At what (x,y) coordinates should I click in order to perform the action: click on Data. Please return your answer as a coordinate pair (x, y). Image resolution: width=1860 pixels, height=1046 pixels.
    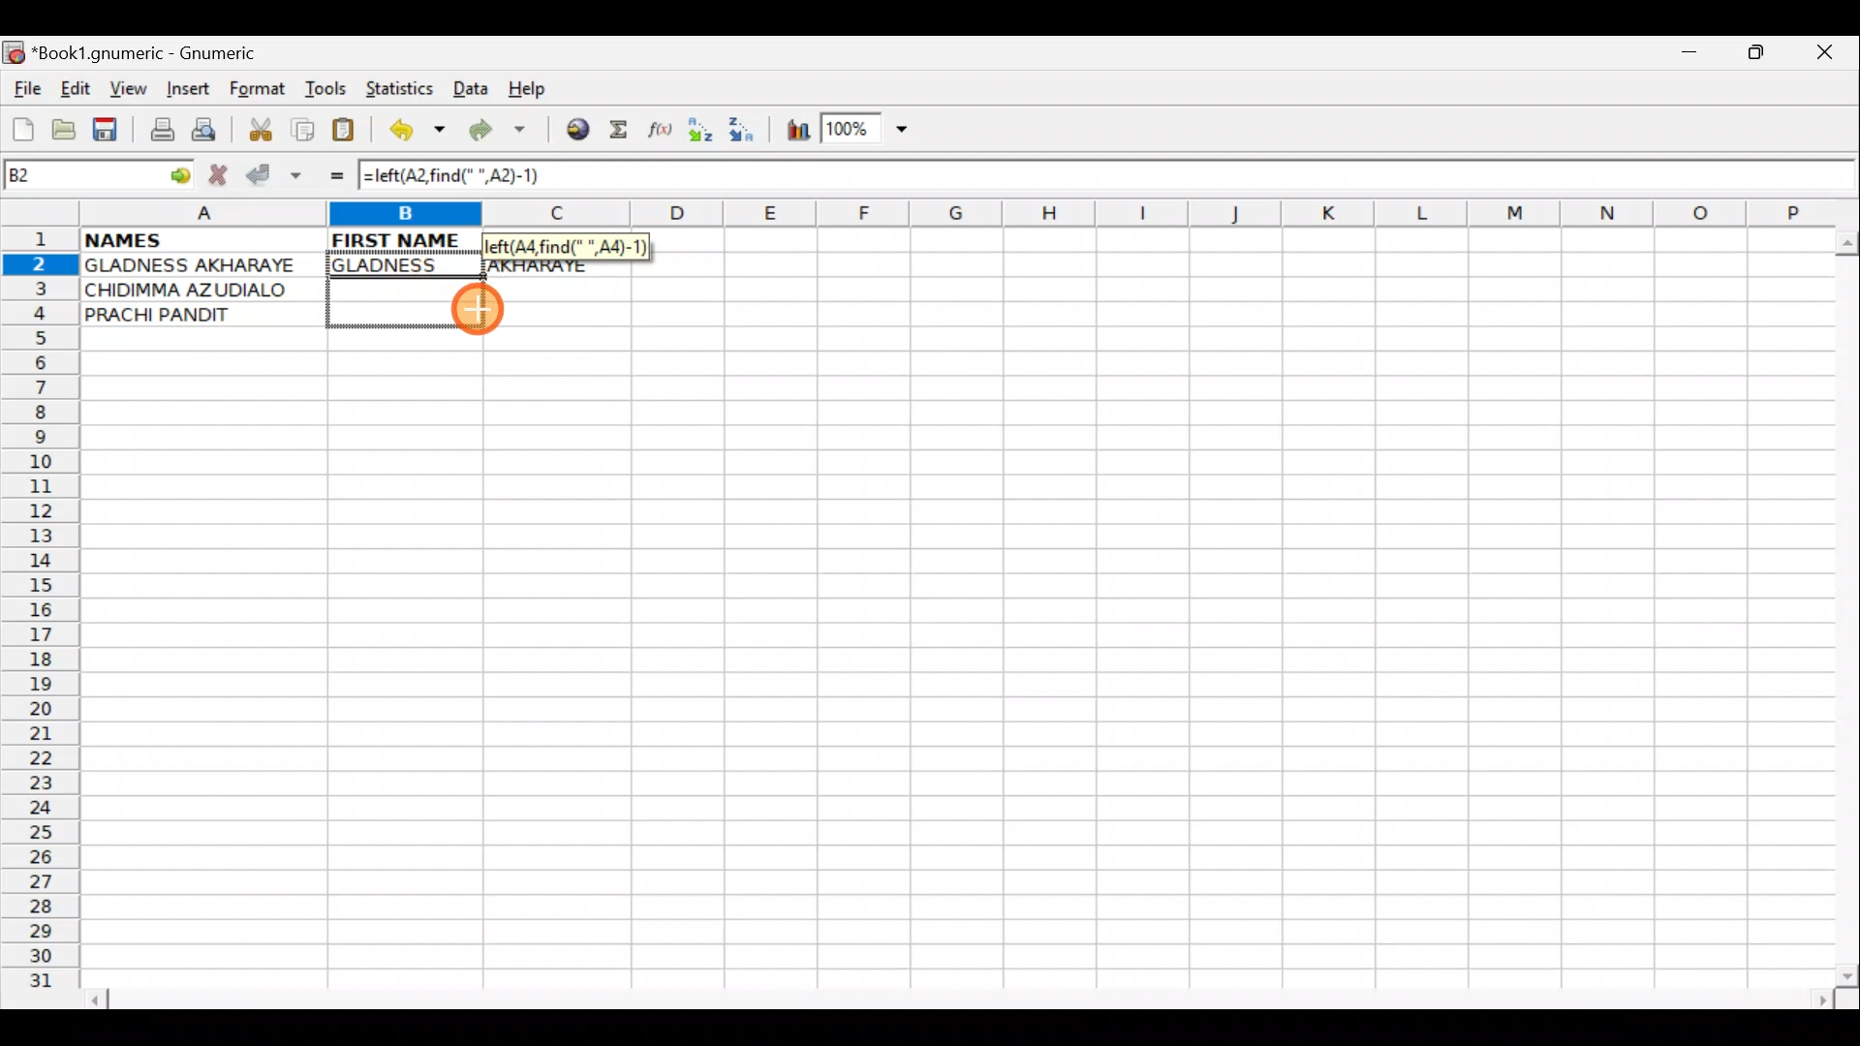
    Looking at the image, I should click on (471, 87).